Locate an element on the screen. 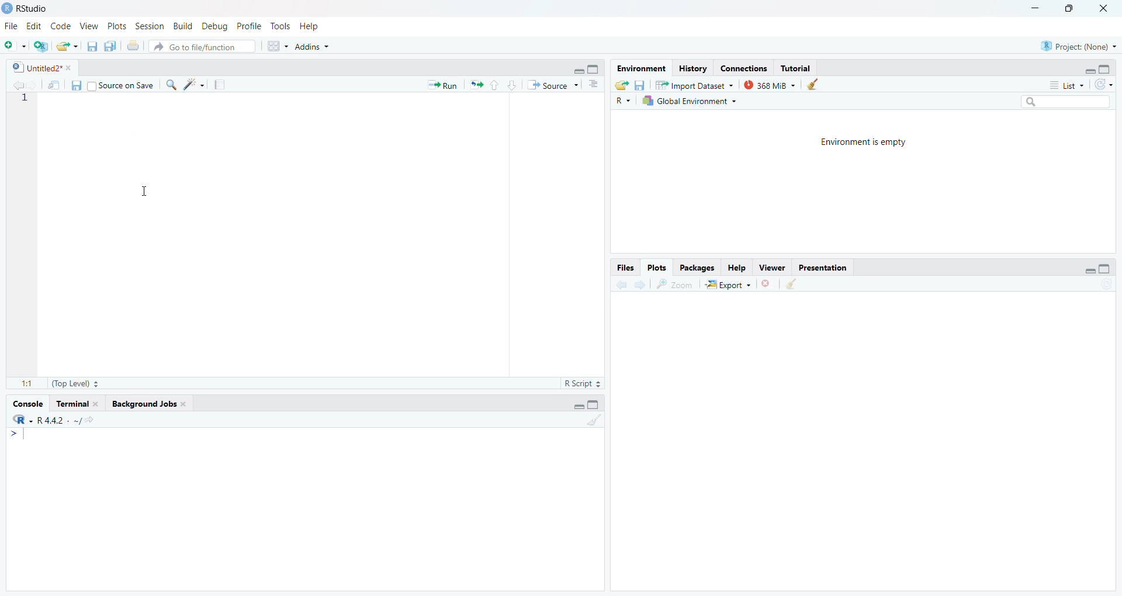 The image size is (1122, 596). History is located at coordinates (693, 68).